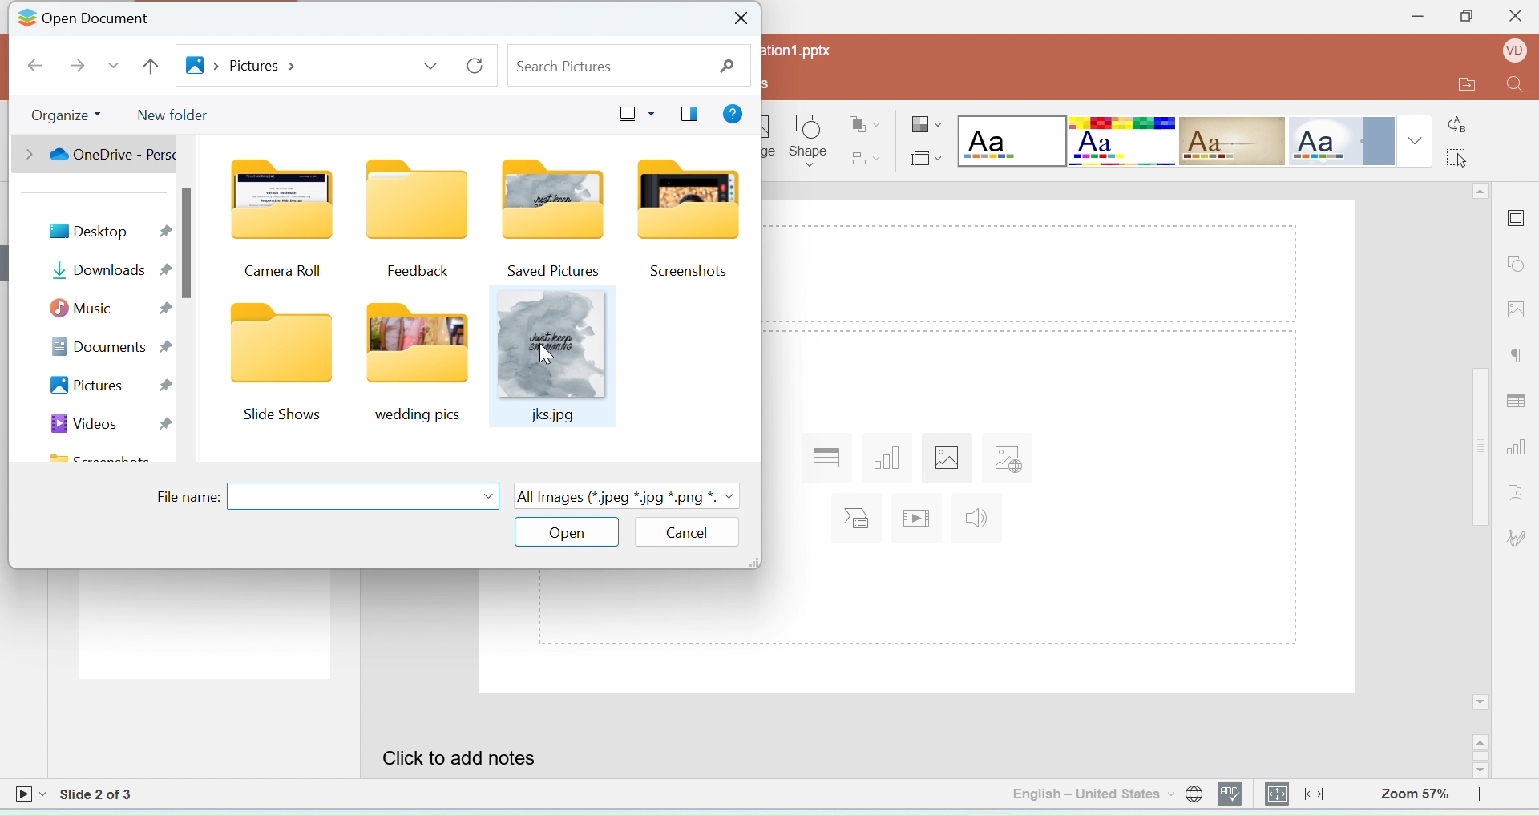 Image resolution: width=1539 pixels, height=816 pixels. I want to click on videos, so click(104, 423).